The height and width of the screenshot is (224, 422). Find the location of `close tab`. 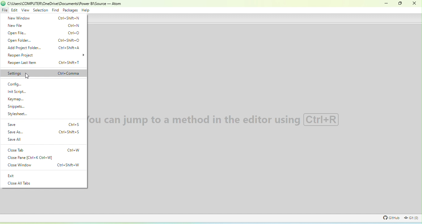

close tab is located at coordinates (43, 150).